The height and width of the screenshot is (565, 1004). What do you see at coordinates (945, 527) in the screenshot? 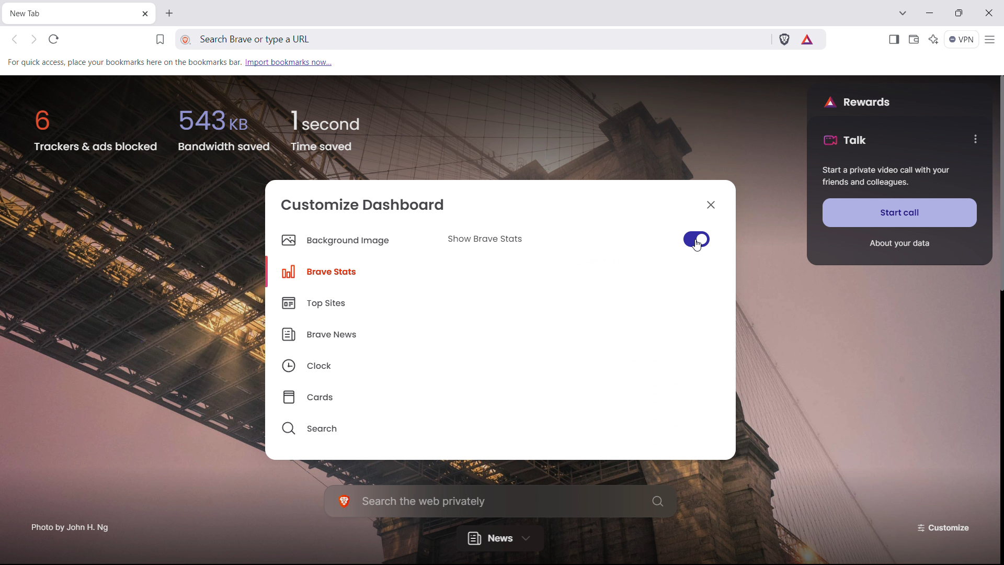
I see `customize` at bounding box center [945, 527].